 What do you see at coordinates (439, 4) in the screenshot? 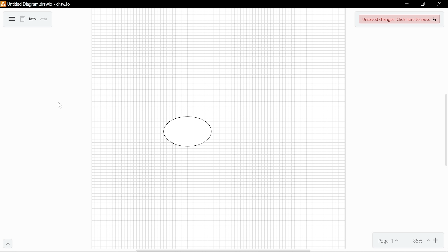
I see `Close` at bounding box center [439, 4].